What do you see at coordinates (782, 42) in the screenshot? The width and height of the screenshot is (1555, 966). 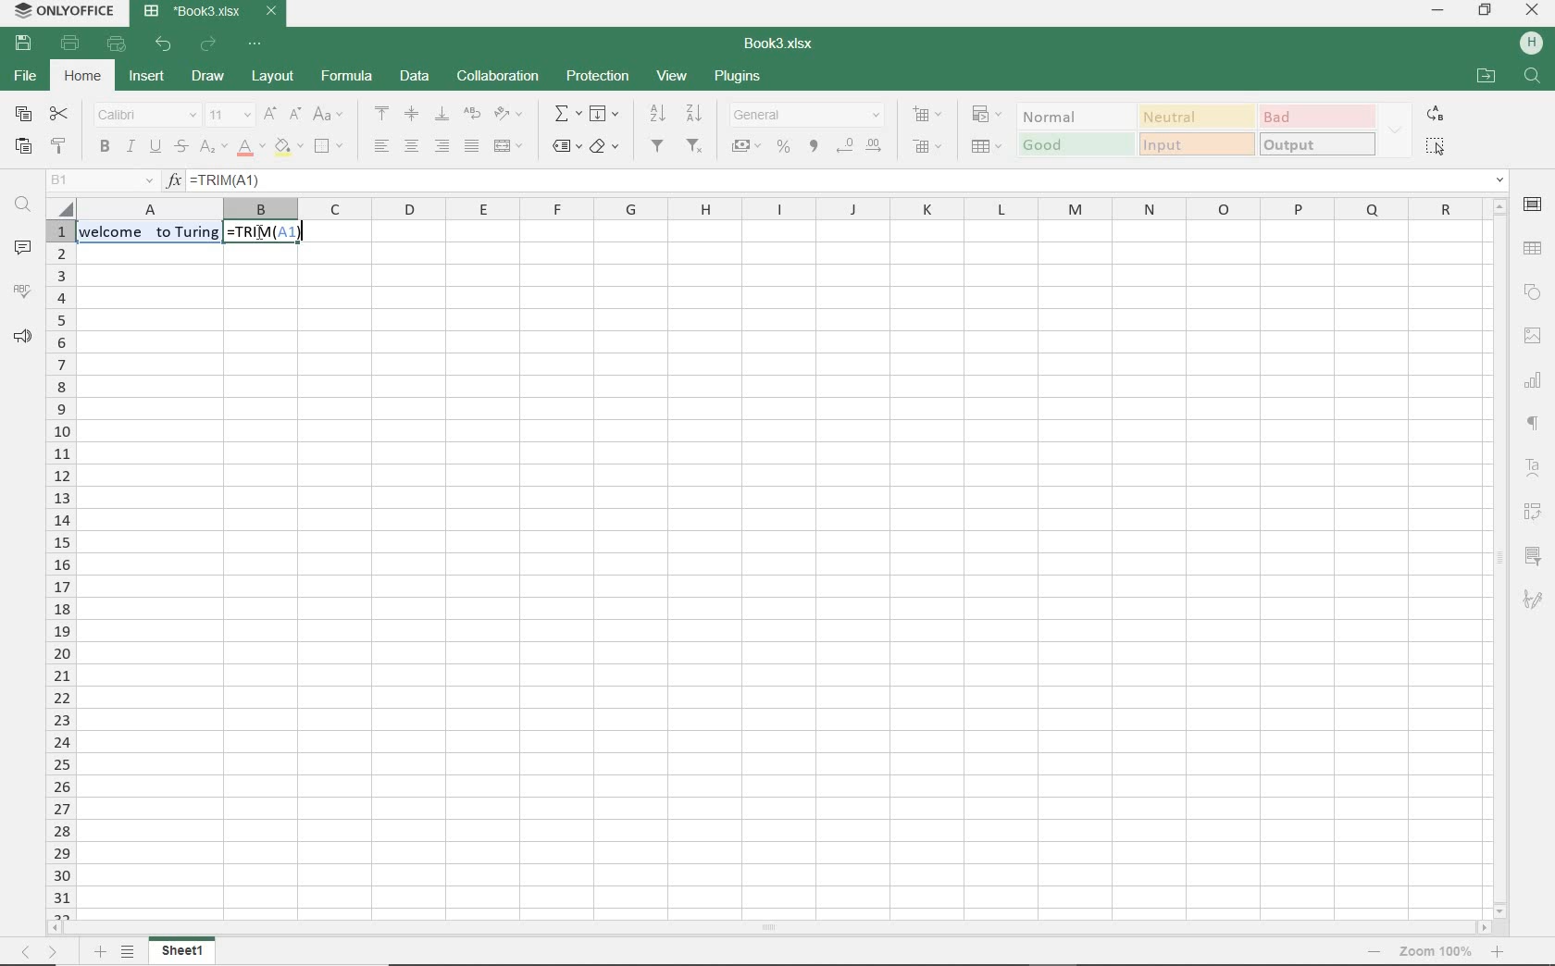 I see `document name` at bounding box center [782, 42].